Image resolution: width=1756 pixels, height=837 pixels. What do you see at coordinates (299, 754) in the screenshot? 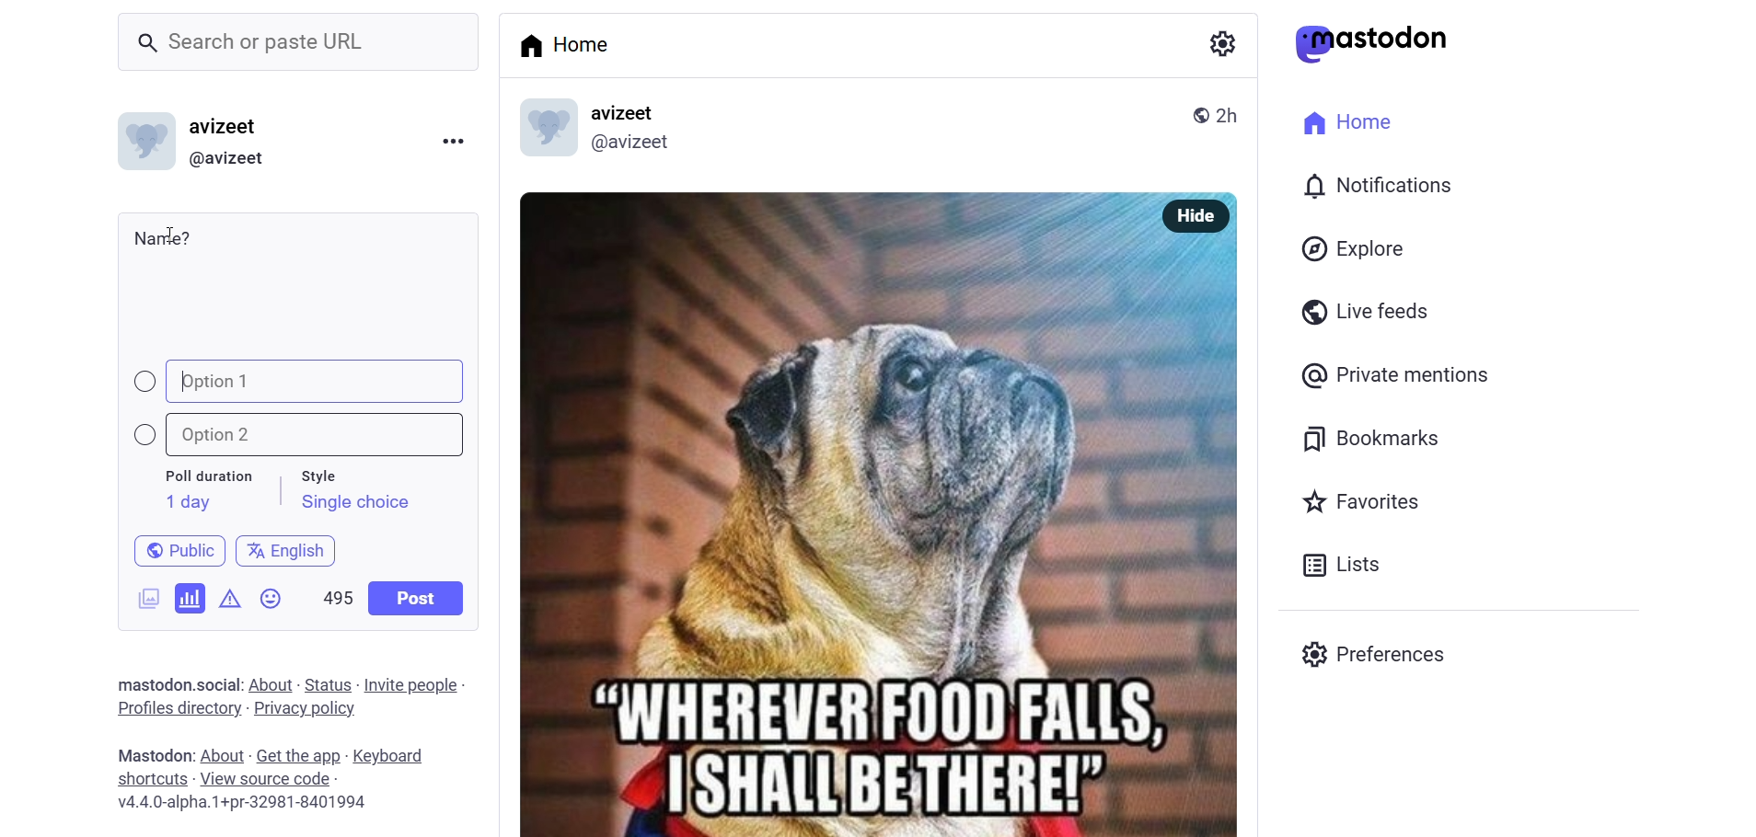
I see `get the app` at bounding box center [299, 754].